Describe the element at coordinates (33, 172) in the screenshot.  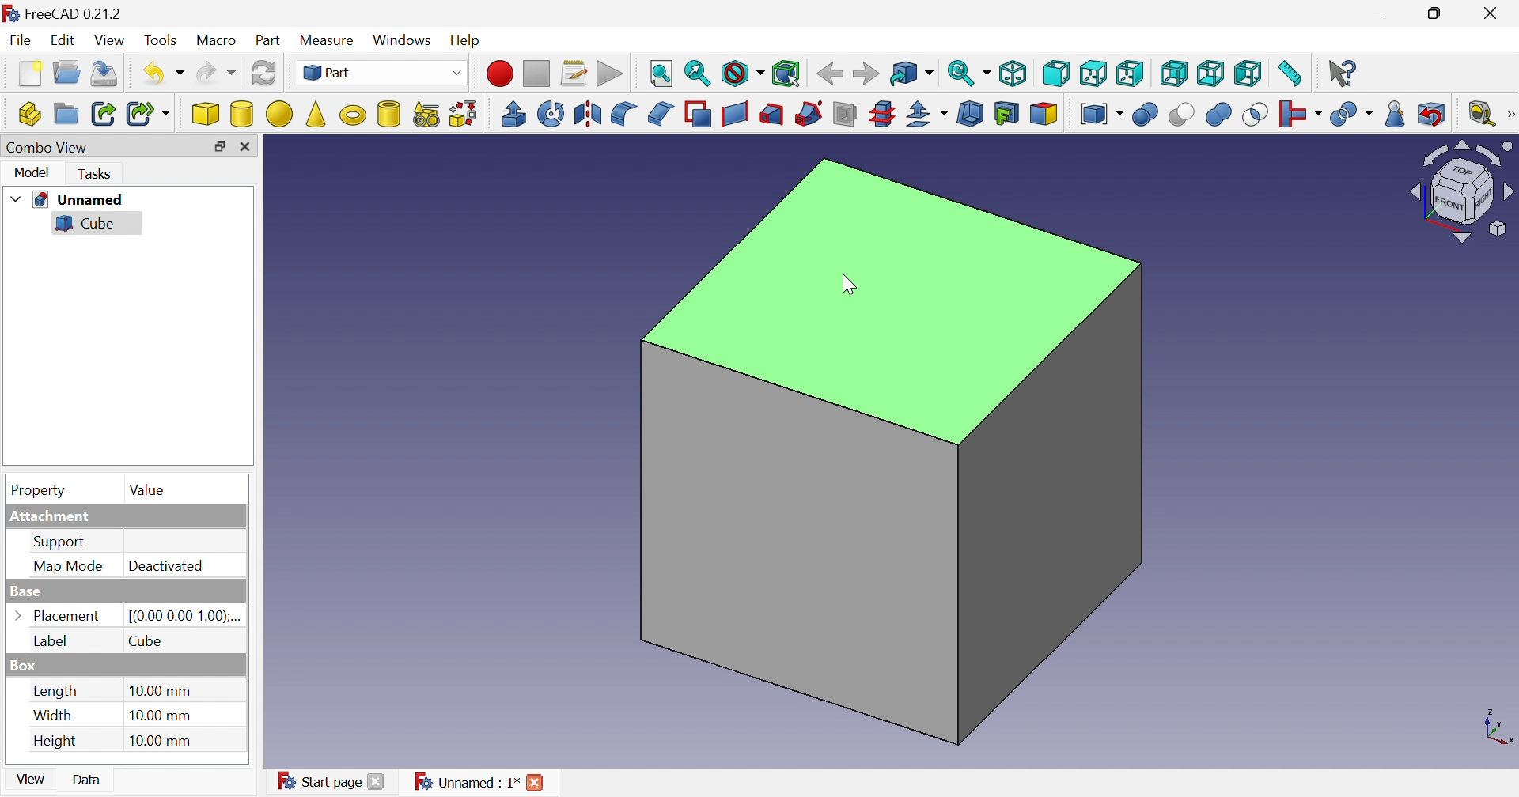
I see `Model` at that location.